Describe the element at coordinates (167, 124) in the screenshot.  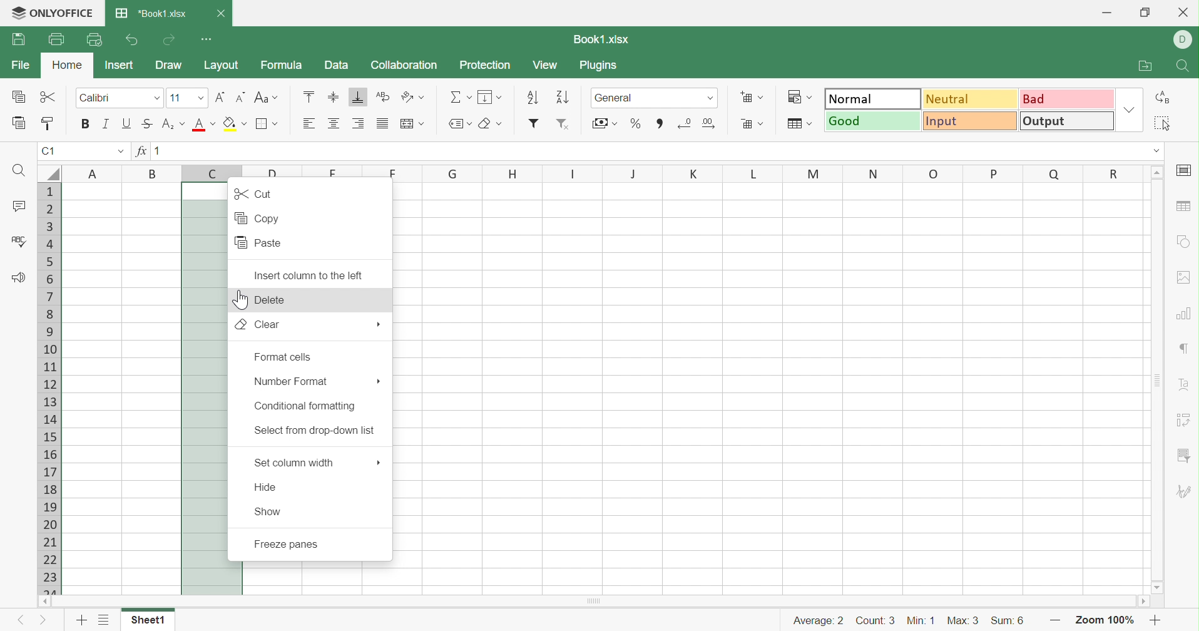
I see `Superscript/Subscript` at that location.